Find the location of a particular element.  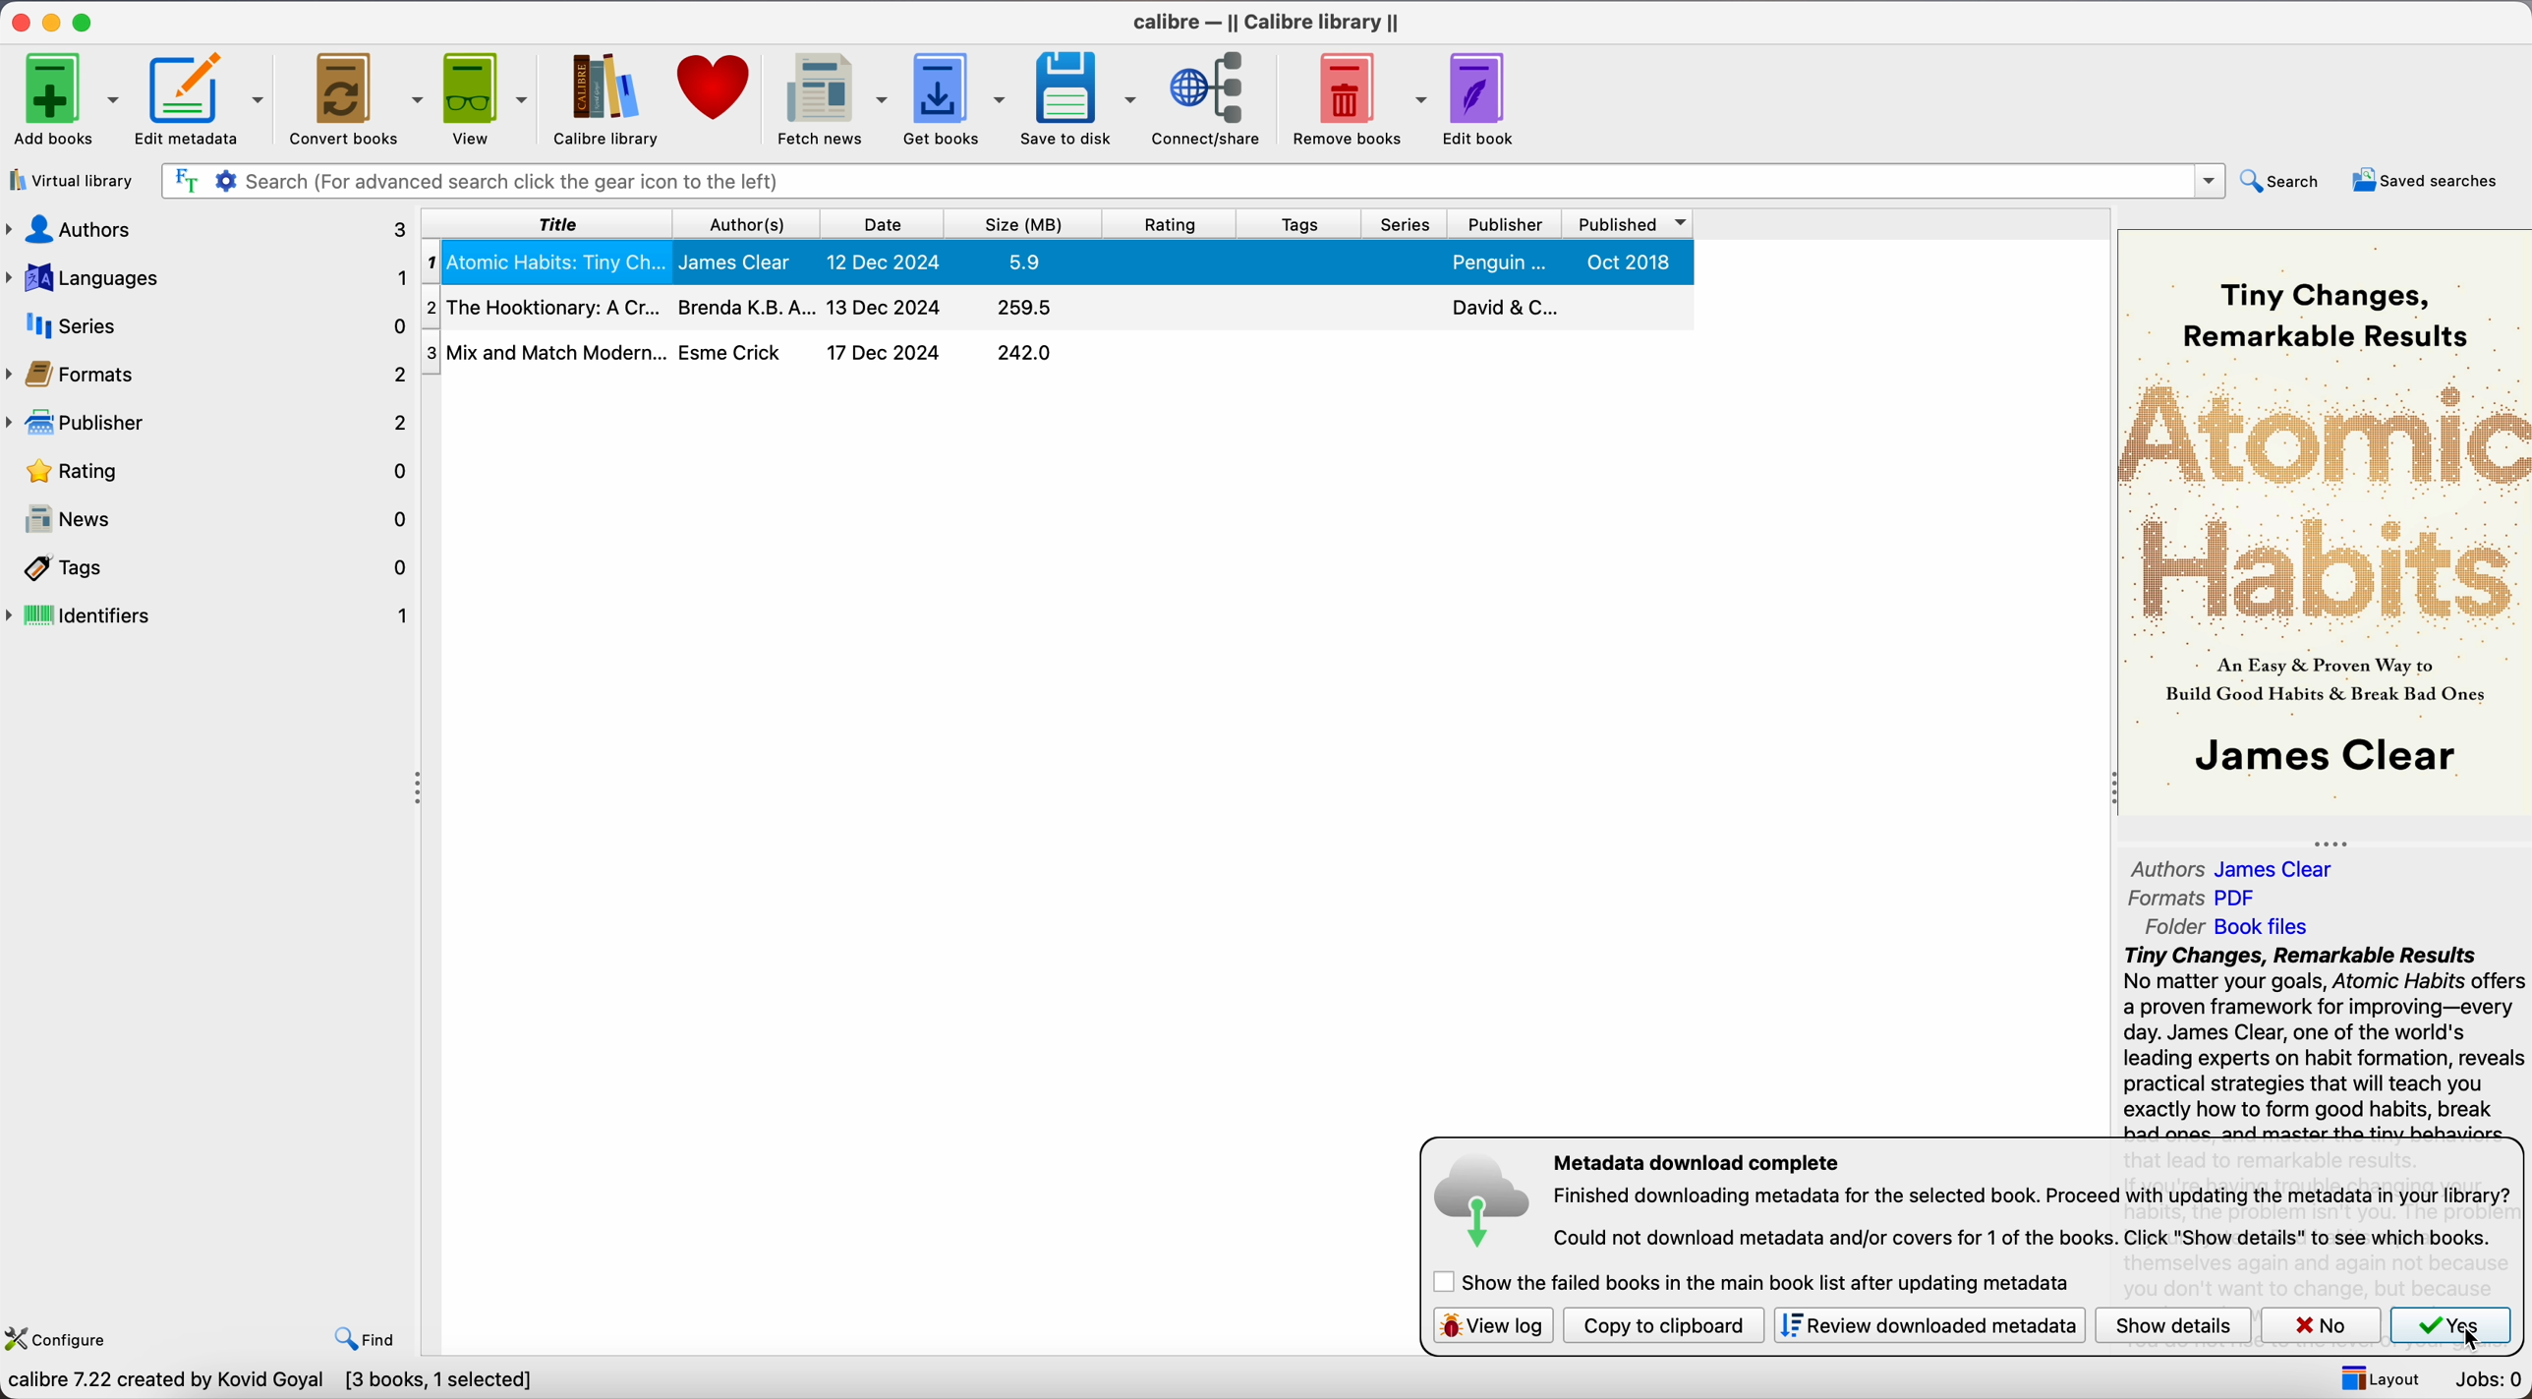

Show the failed books in the main book list after updating metadata is located at coordinates (1762, 1283).